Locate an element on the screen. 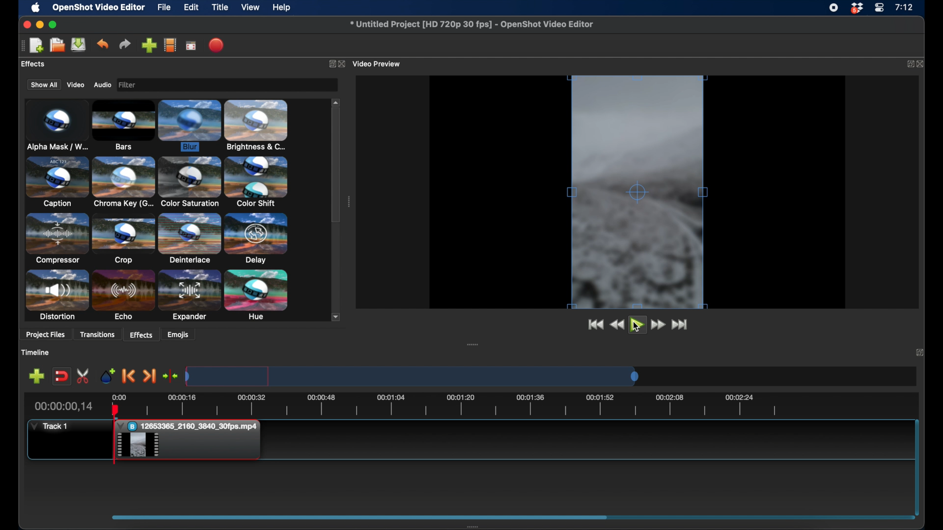 The width and height of the screenshot is (943, 530). add marker is located at coordinates (107, 375).